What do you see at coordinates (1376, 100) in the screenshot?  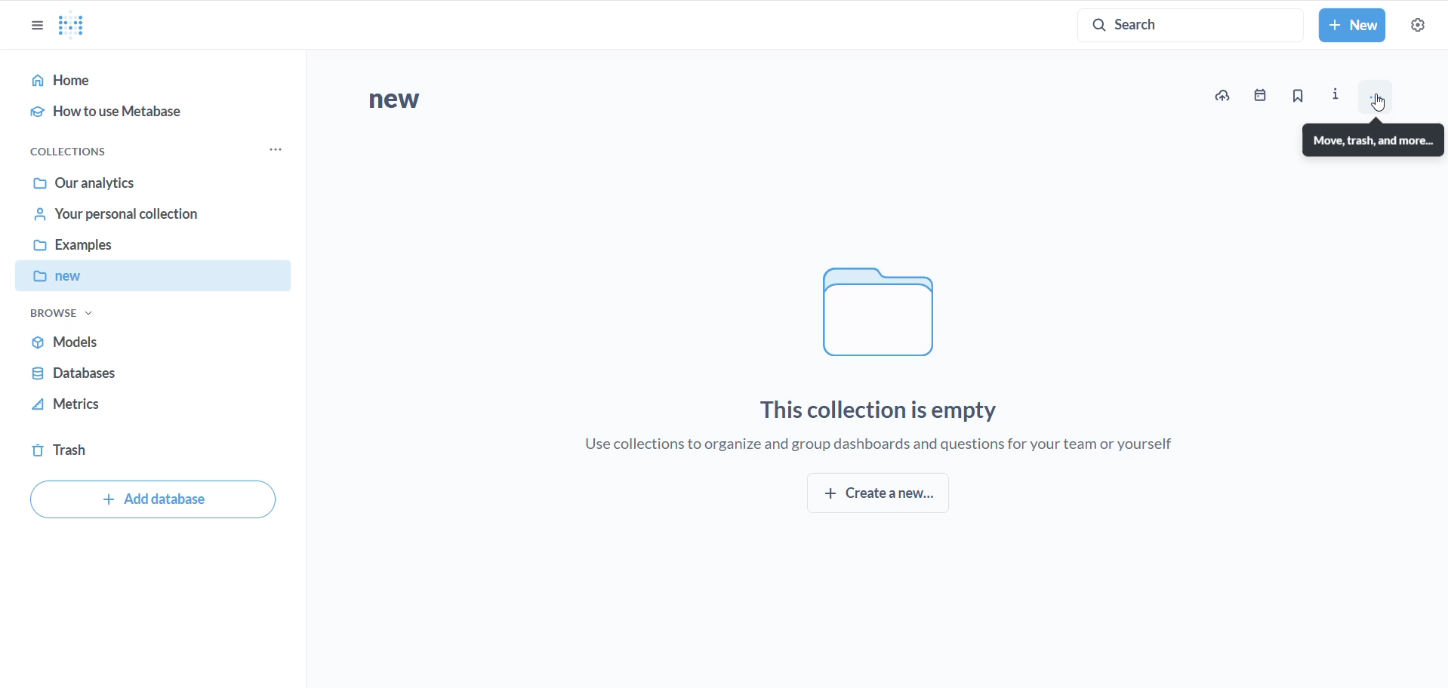 I see `cursor` at bounding box center [1376, 100].